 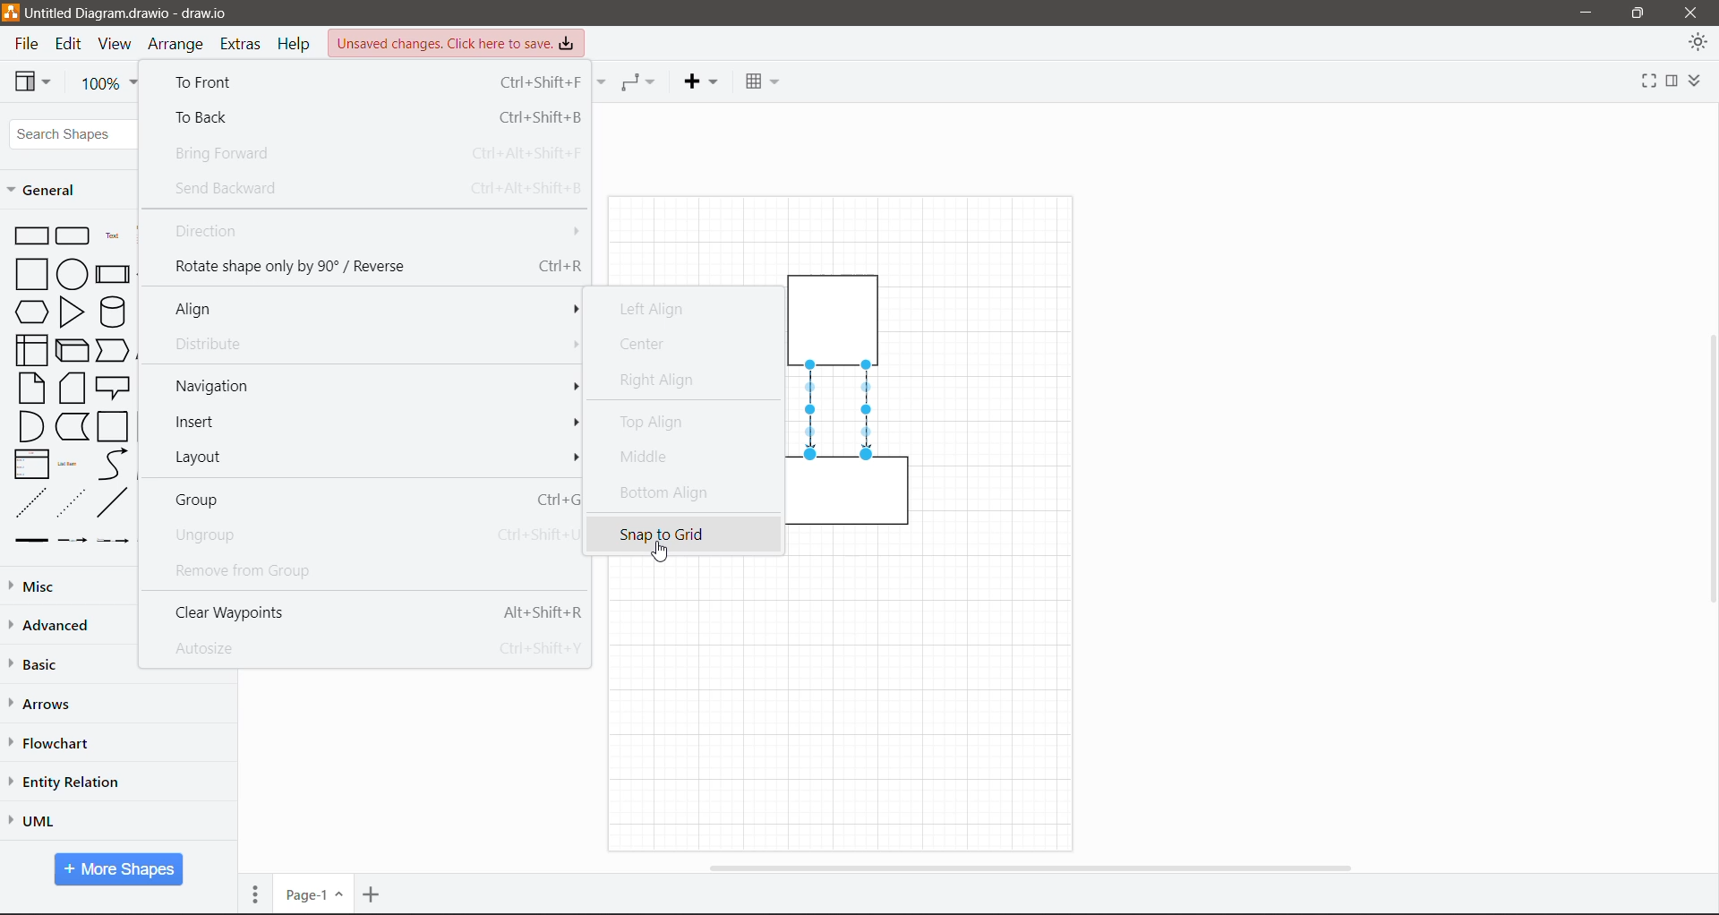 I want to click on Vertical Scroll Bar, so click(x=1707, y=468).